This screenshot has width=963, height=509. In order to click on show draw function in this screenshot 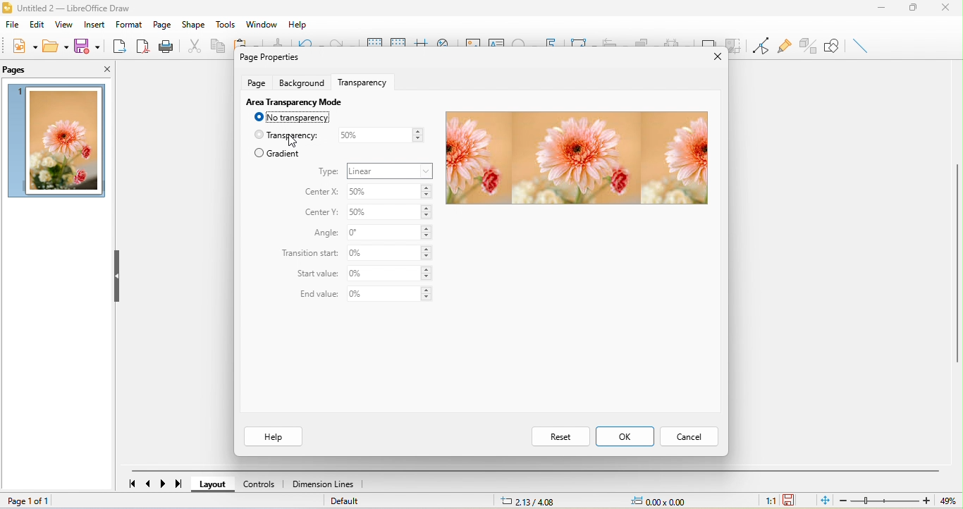, I will do `click(833, 46)`.